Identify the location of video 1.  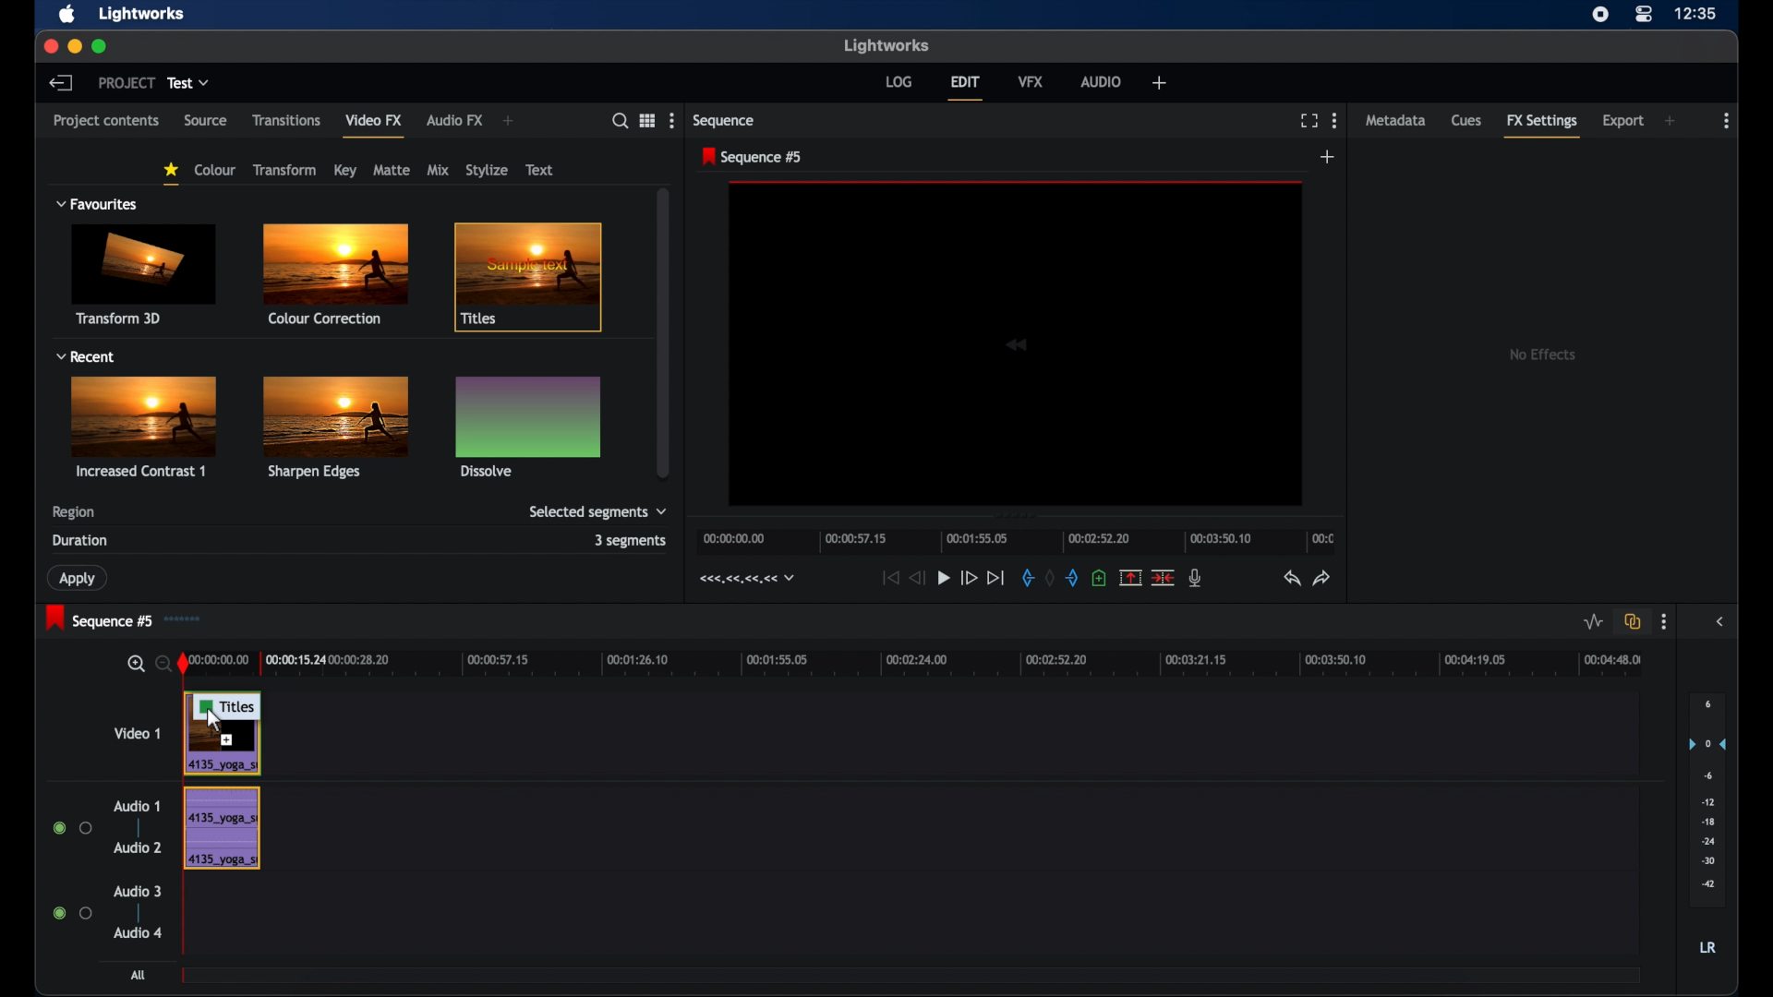
(139, 733).